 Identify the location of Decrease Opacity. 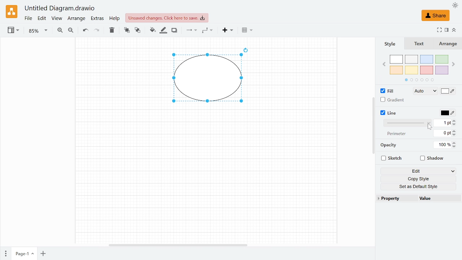
(456, 147).